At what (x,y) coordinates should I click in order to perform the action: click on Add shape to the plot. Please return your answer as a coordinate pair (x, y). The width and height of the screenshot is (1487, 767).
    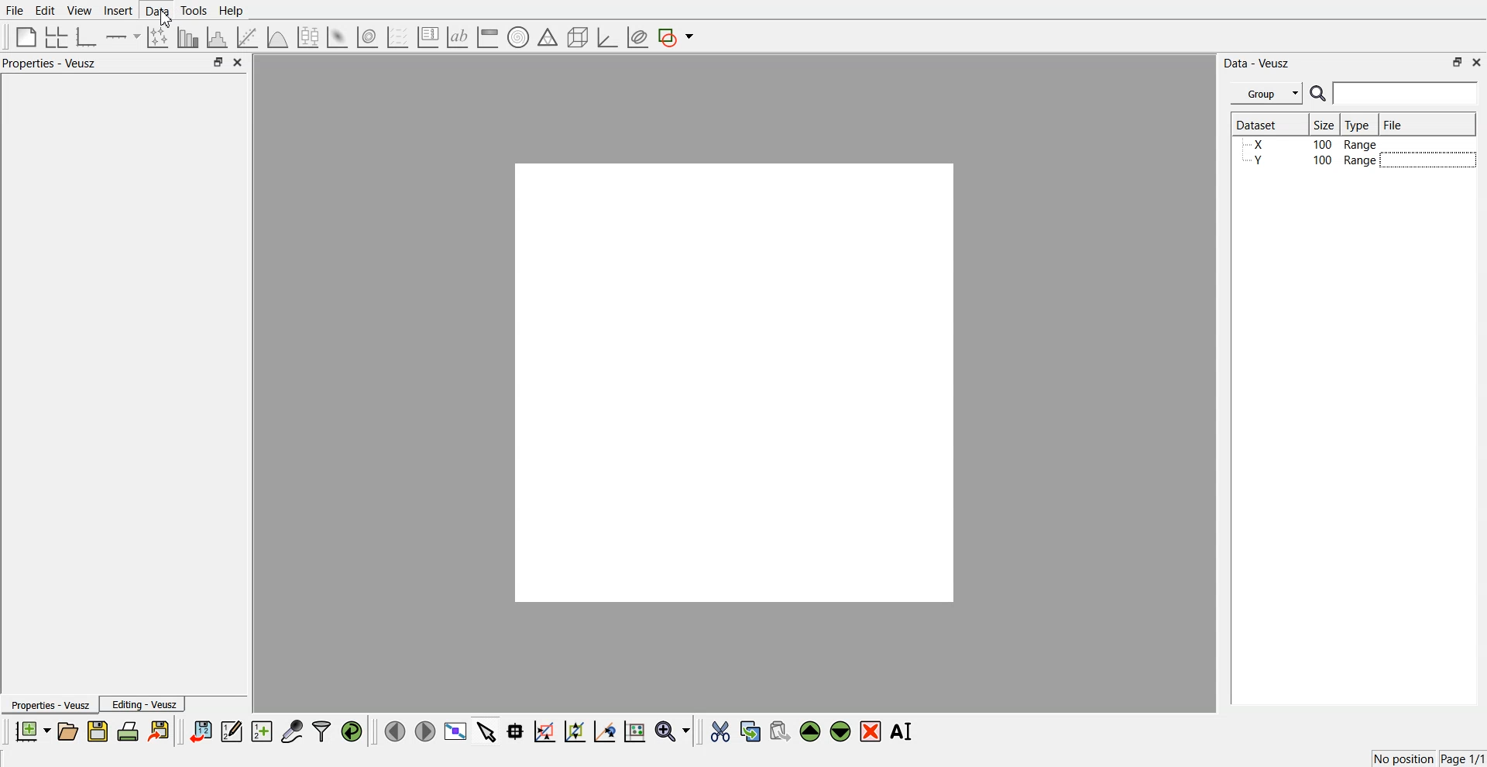
    Looking at the image, I should click on (675, 37).